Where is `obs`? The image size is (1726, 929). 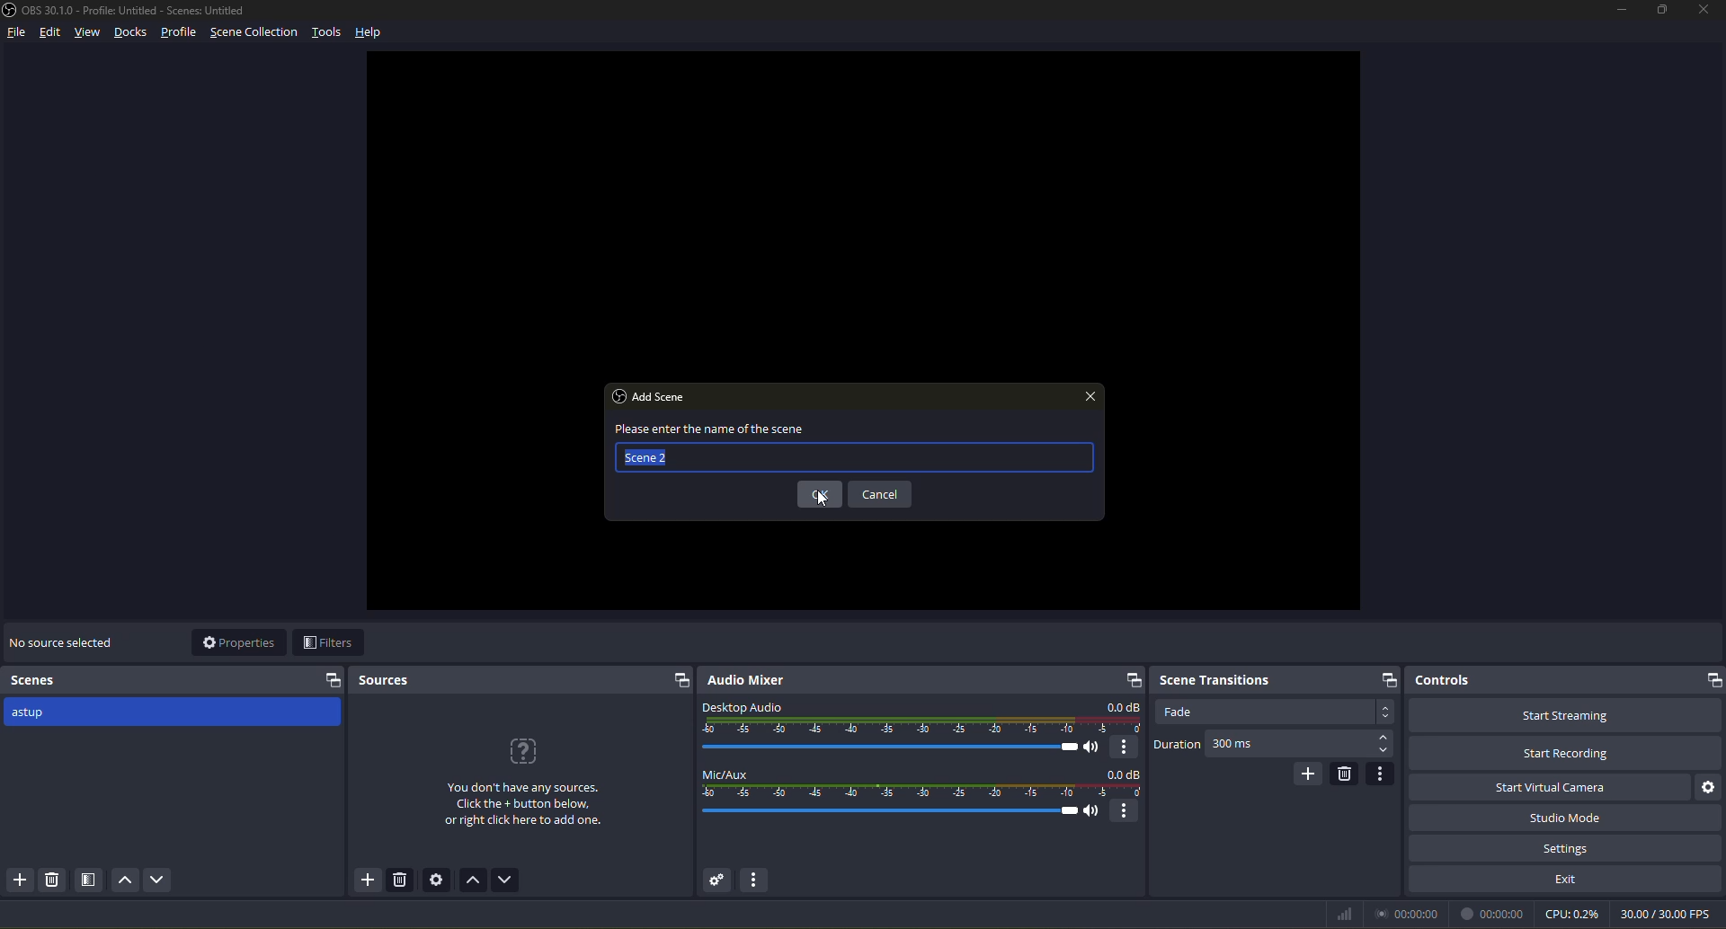
obs is located at coordinates (618, 396).